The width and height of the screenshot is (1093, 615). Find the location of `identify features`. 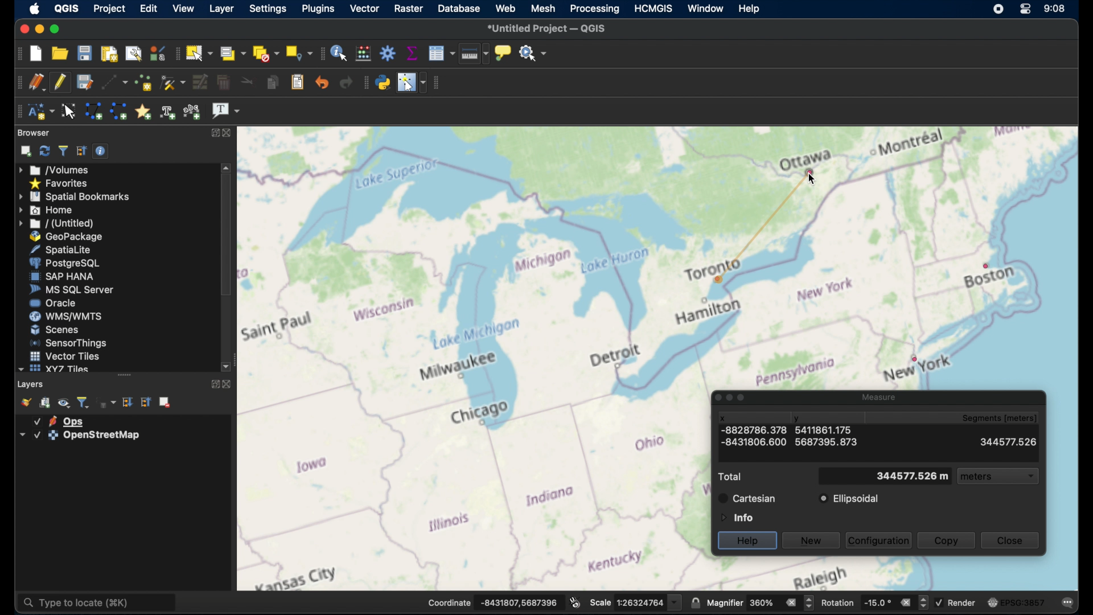

identify features is located at coordinates (340, 52).